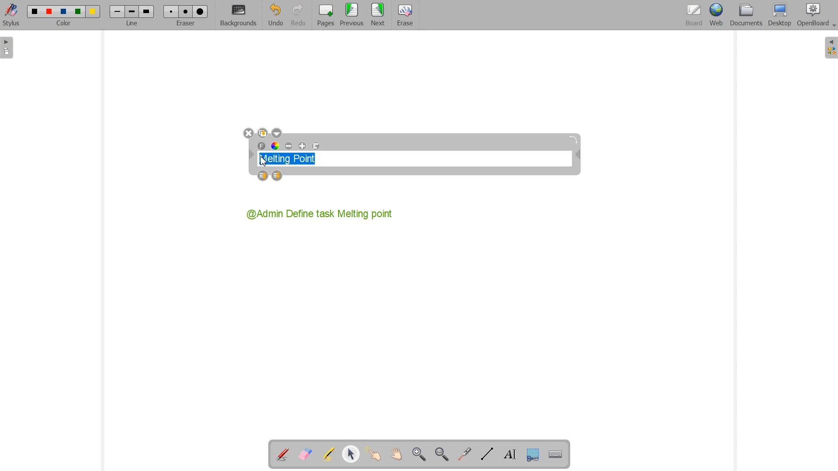 The image size is (838, 471). I want to click on Layer down, so click(277, 176).